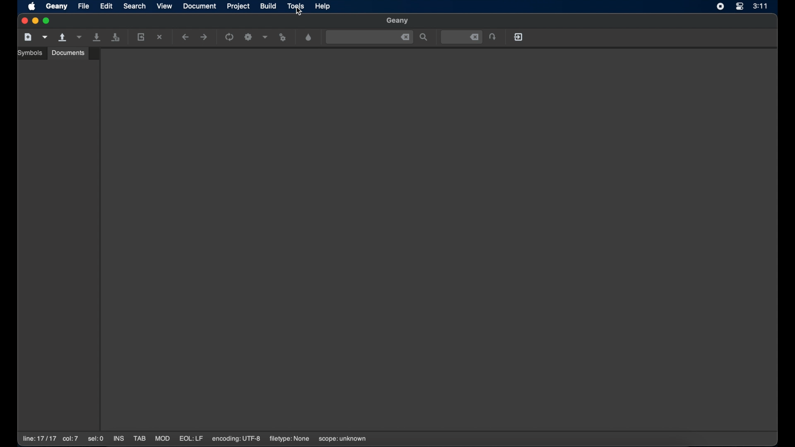 The height and width of the screenshot is (447, 795). I want to click on quit geany, so click(519, 37).